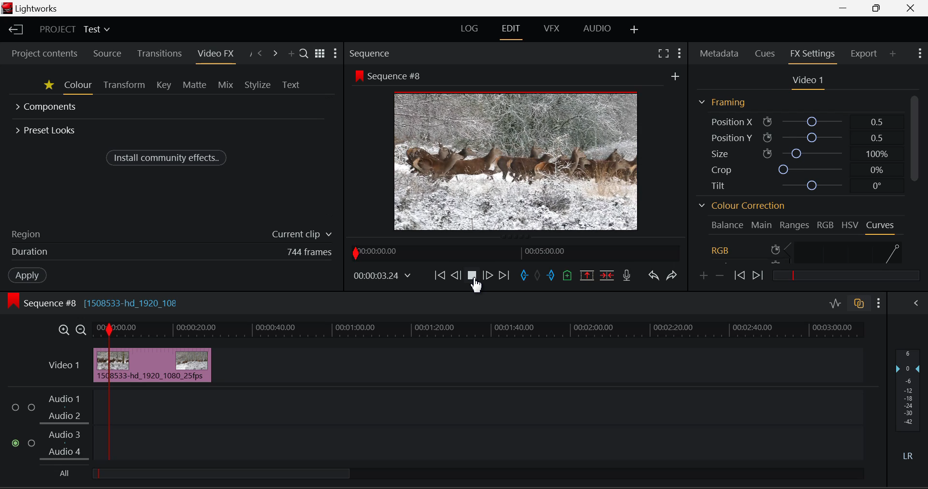  Describe the element at coordinates (893, 54) in the screenshot. I see `Add Panel` at that location.